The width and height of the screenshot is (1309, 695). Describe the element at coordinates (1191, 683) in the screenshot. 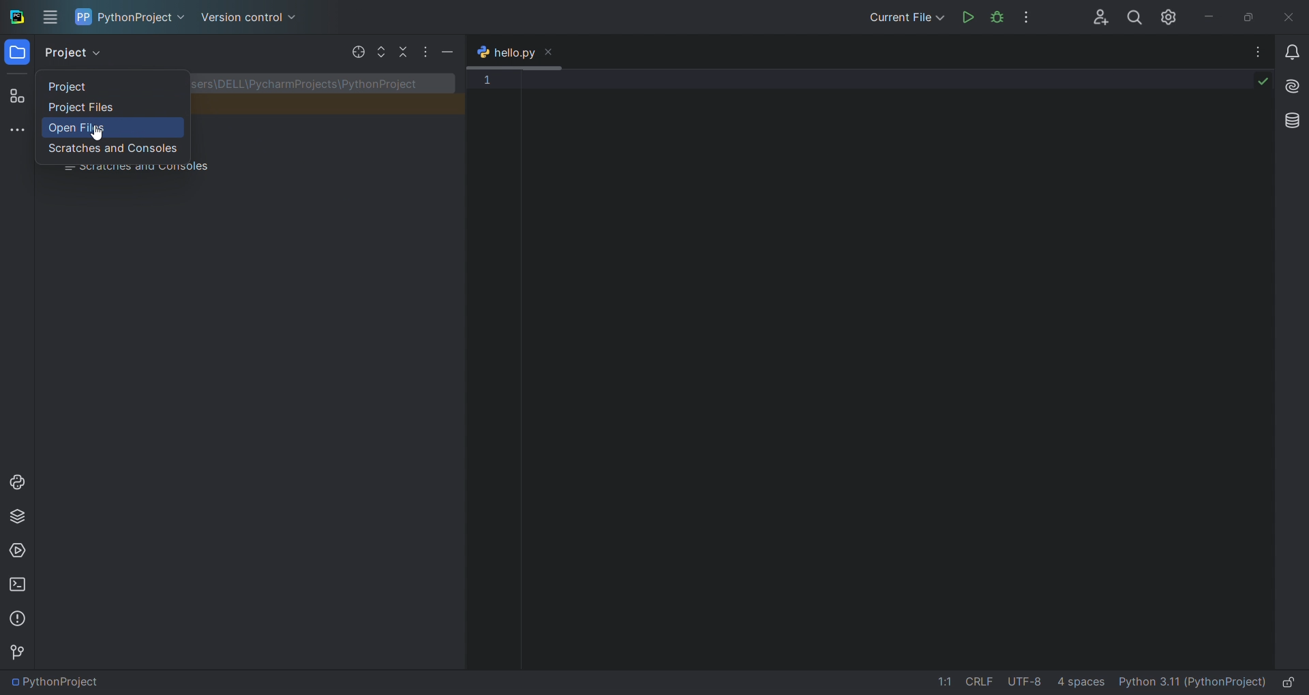

I see `interpreter` at that location.